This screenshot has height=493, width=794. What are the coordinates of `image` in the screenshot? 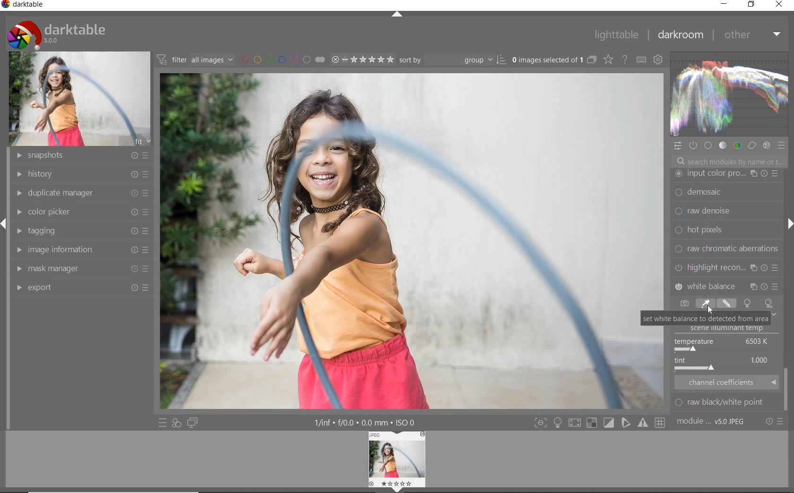 It's located at (81, 98).